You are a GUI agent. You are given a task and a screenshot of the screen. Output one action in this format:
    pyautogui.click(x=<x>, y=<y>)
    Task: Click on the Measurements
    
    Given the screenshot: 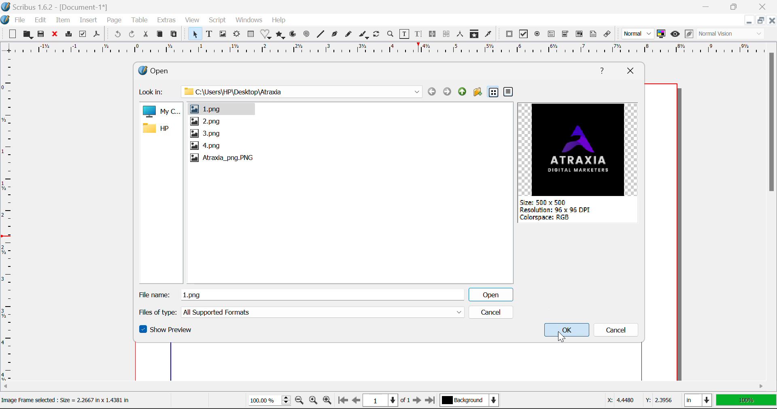 What is the action you would take?
    pyautogui.click(x=461, y=34)
    